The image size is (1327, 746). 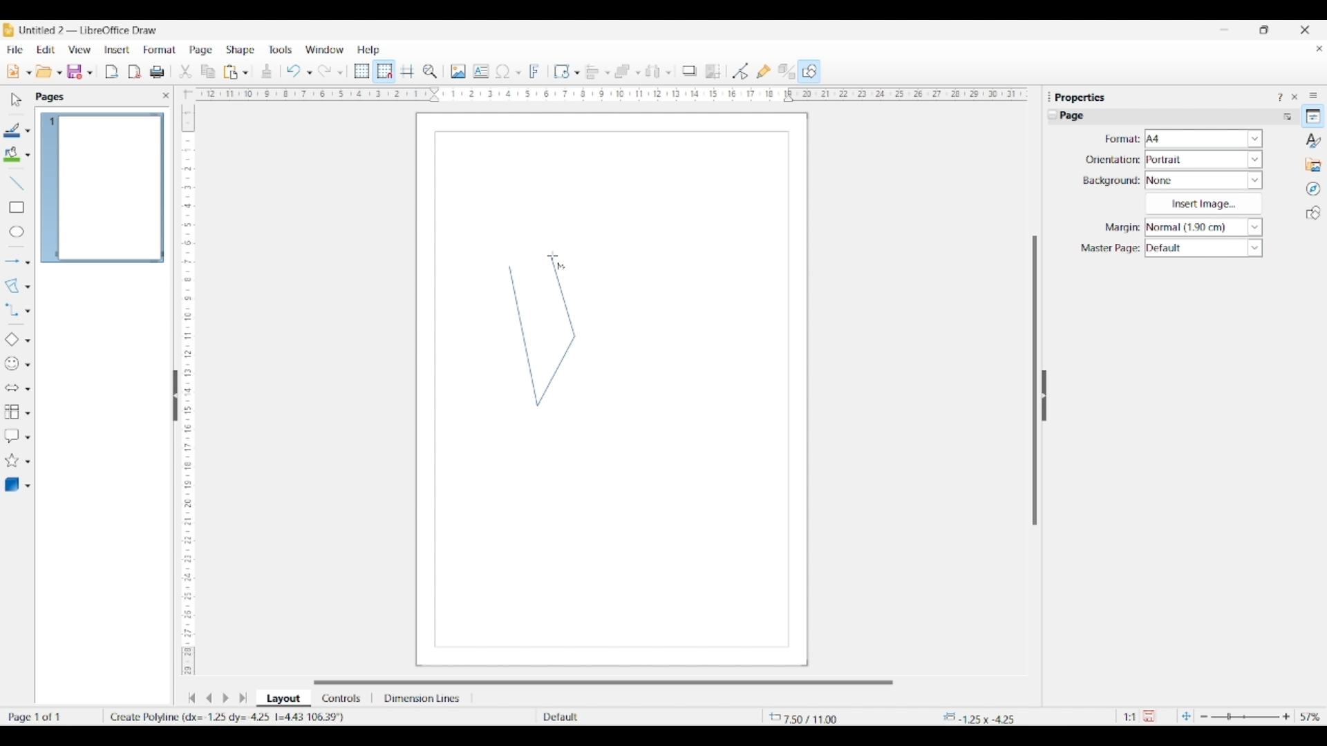 I want to click on Orientation options, so click(x=1204, y=159).